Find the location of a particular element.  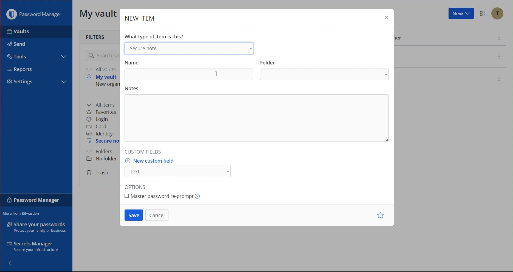

Options is located at coordinates (136, 186).